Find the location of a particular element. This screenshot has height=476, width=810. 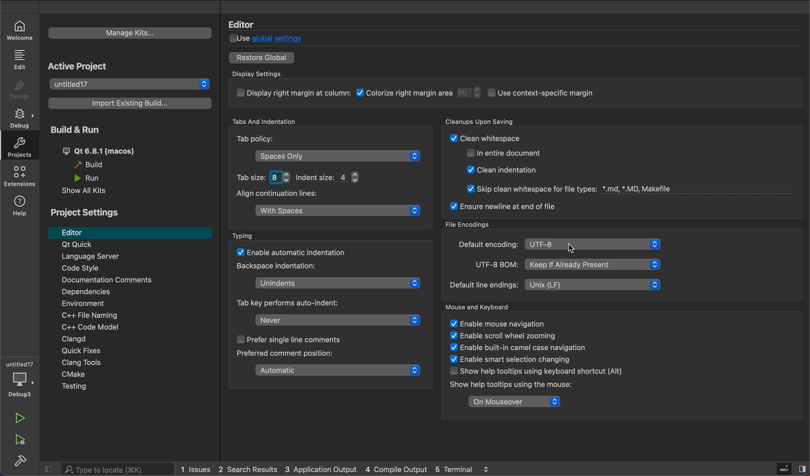

cursor is located at coordinates (572, 249).